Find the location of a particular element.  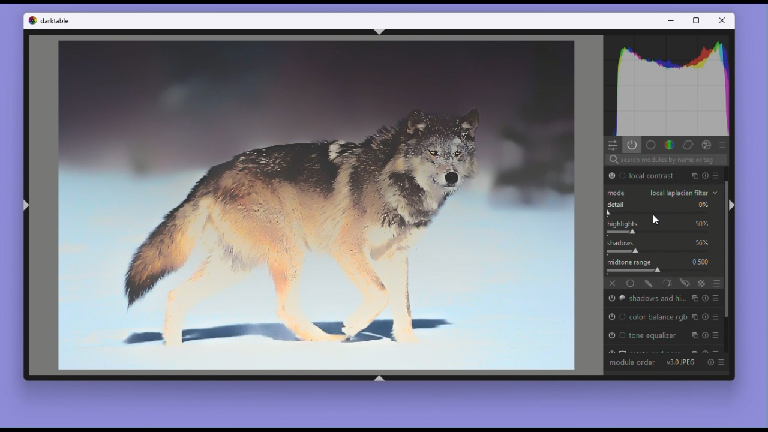

histogram is located at coordinates (670, 85).